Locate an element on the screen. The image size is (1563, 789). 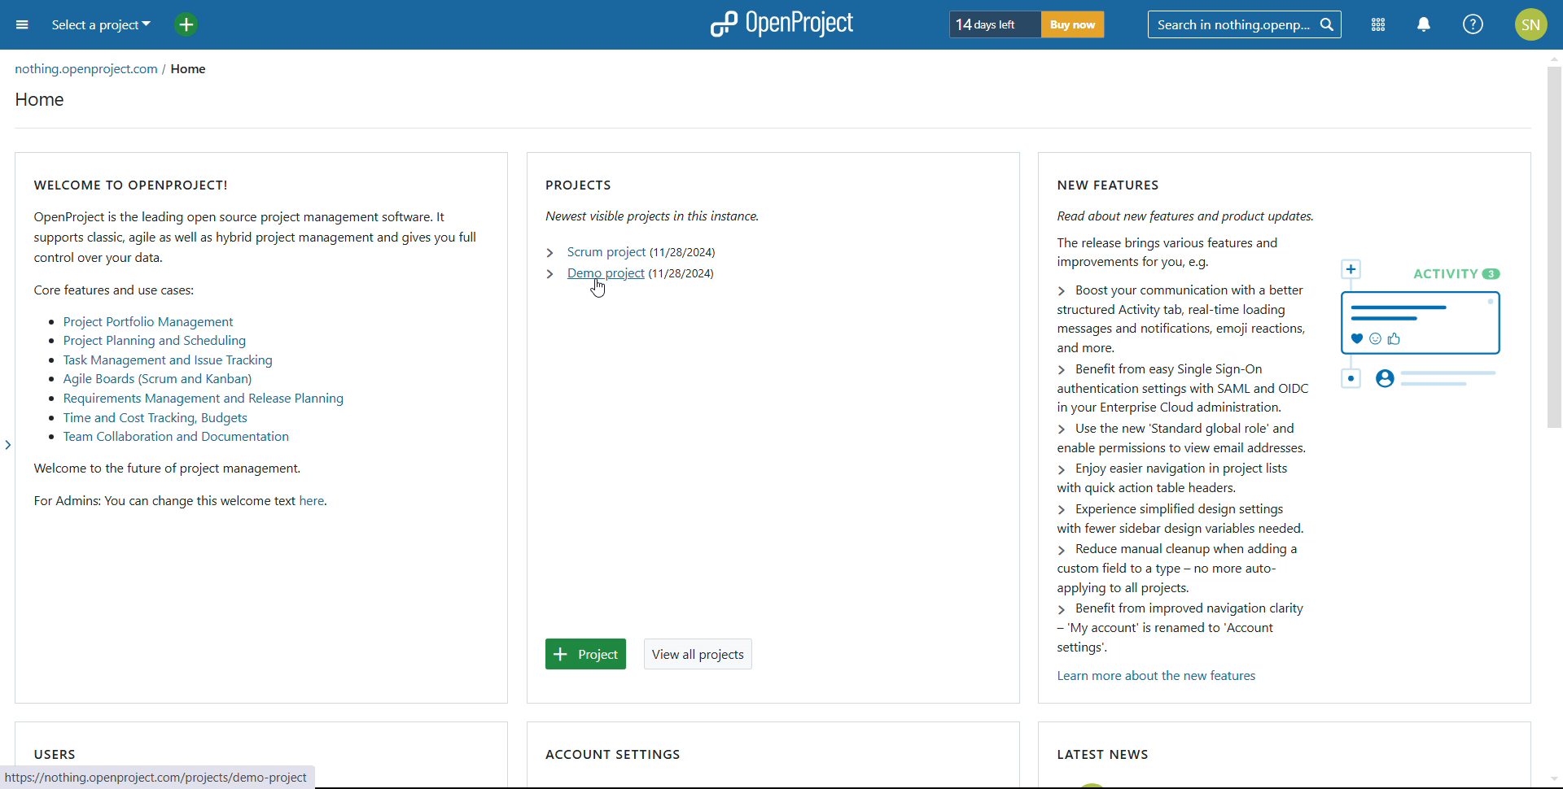
home is located at coordinates (202, 68).